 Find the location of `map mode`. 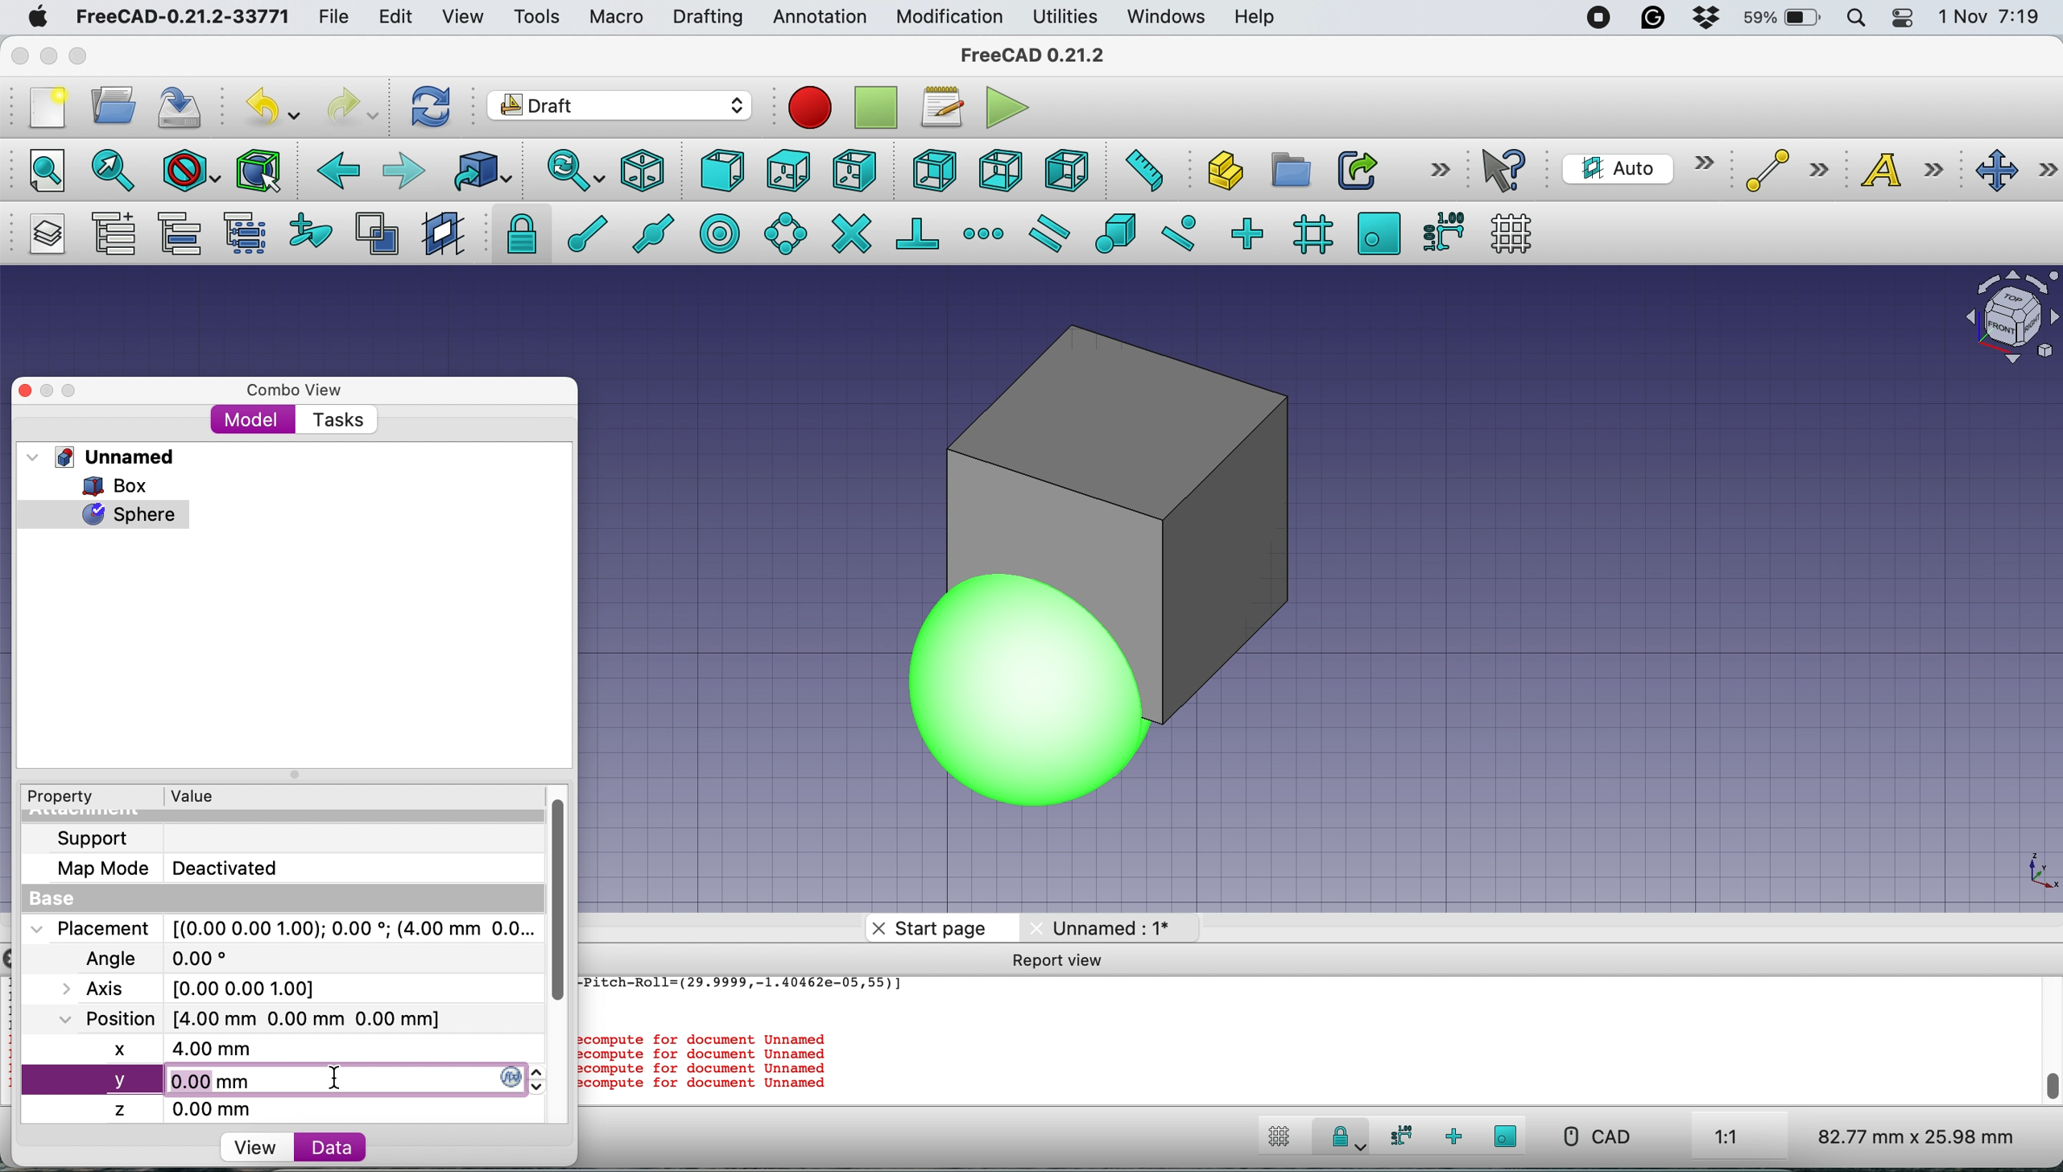

map mode is located at coordinates (177, 867).